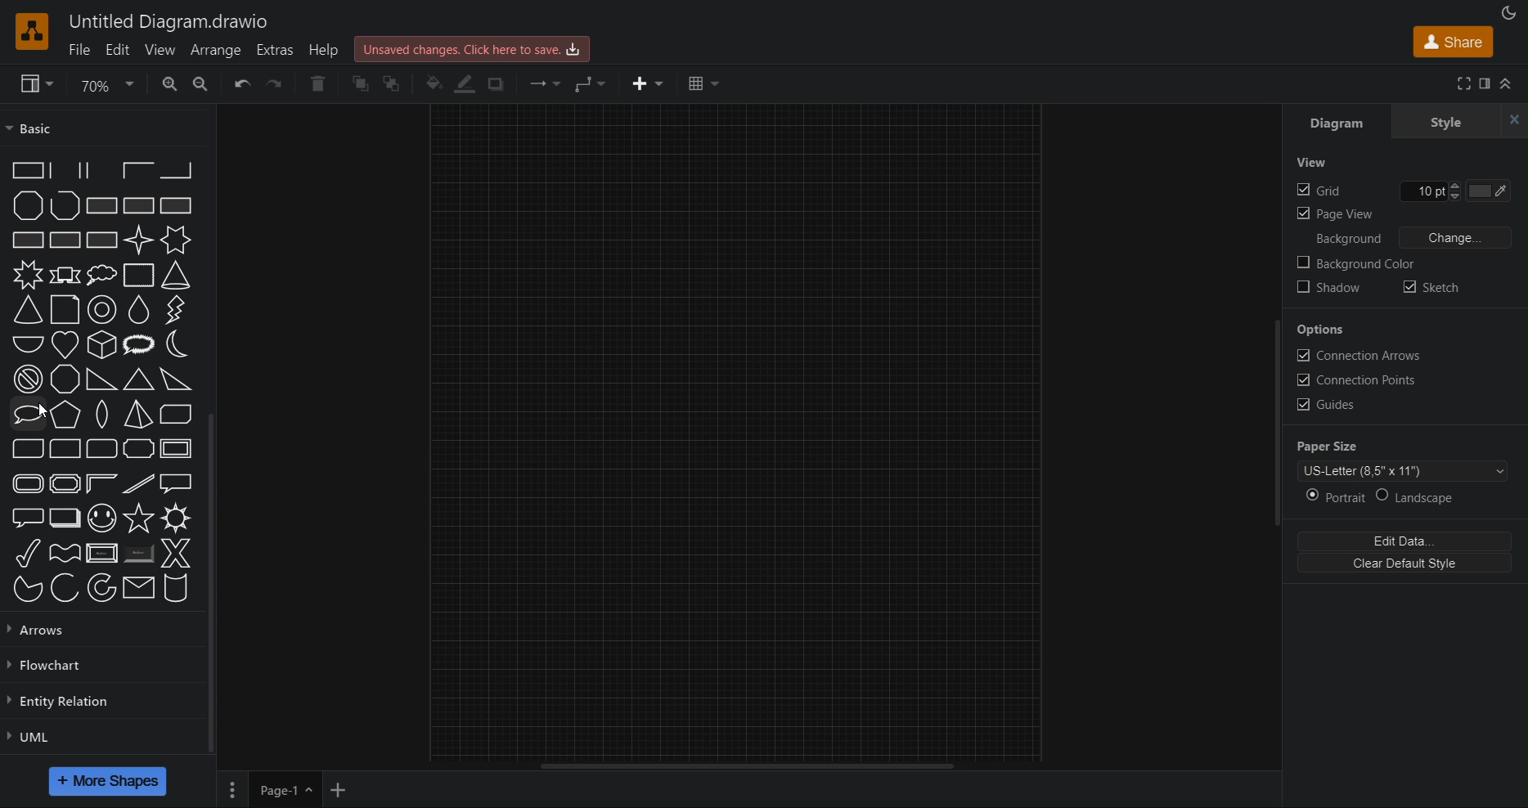 This screenshot has width=1528, height=808. I want to click on Zoom, so click(104, 86).